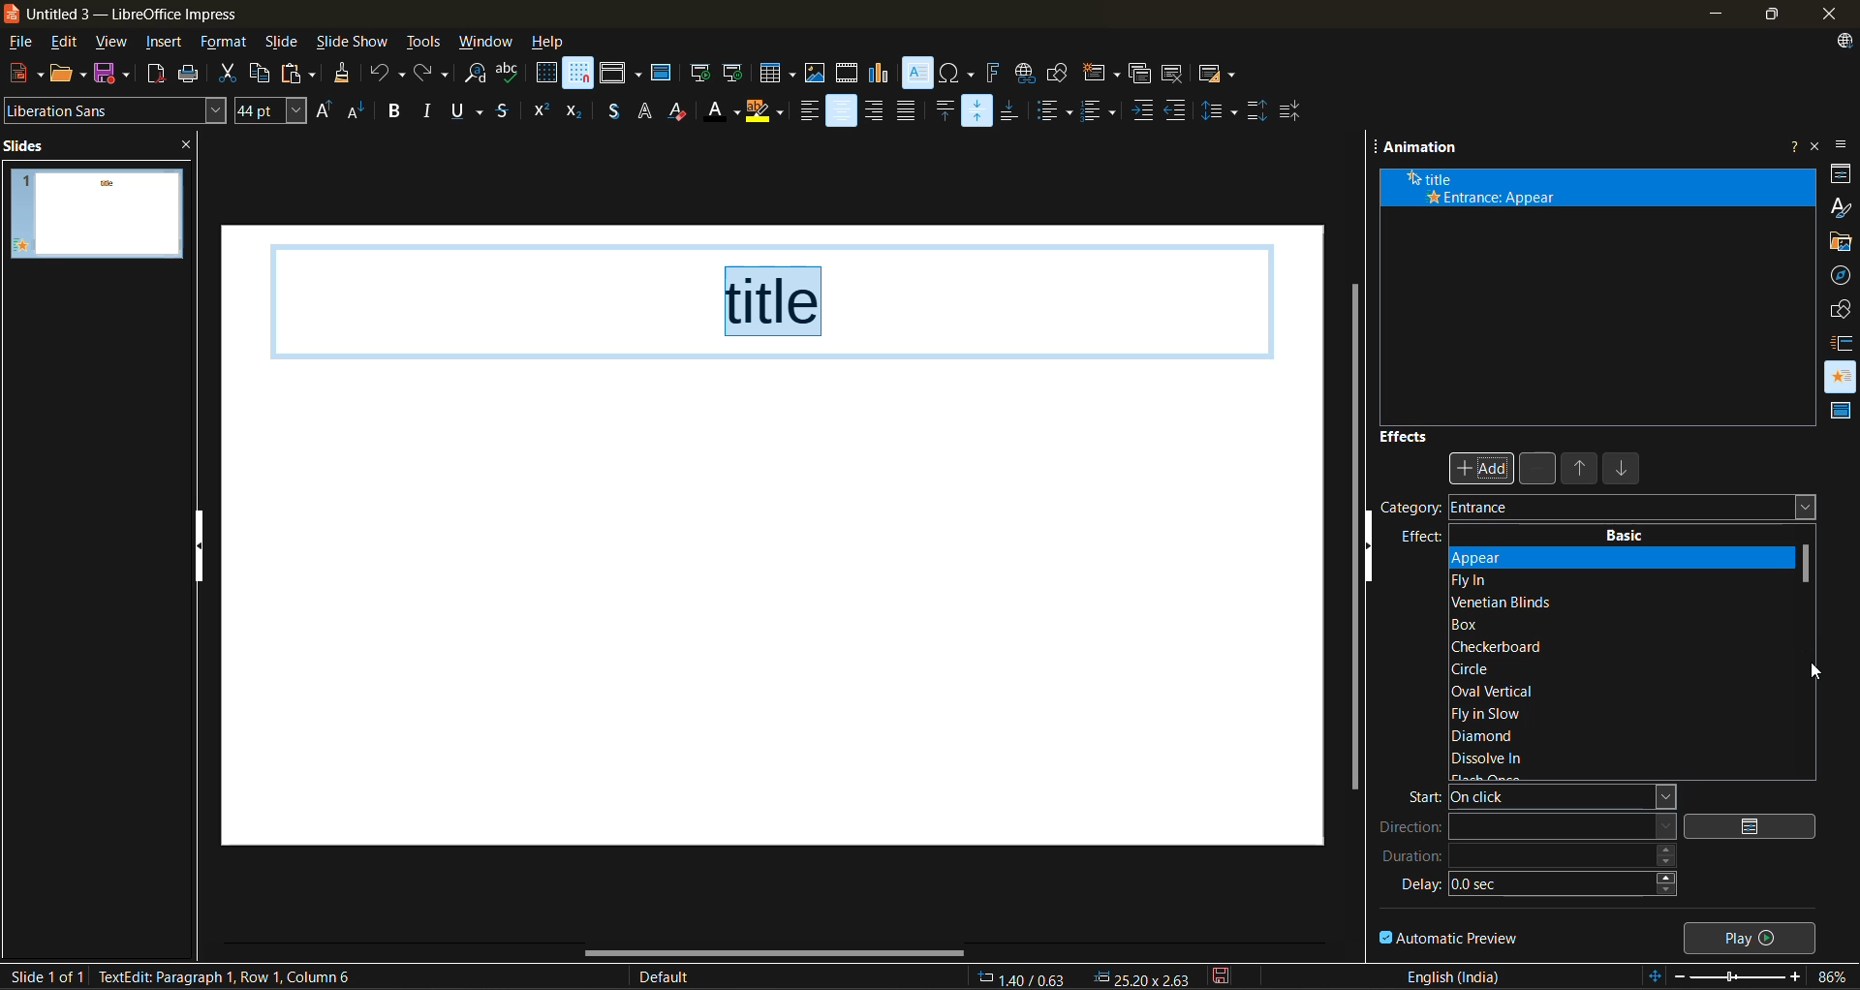 Image resolution: width=1860 pixels, height=990 pixels. I want to click on insert chart, so click(881, 74).